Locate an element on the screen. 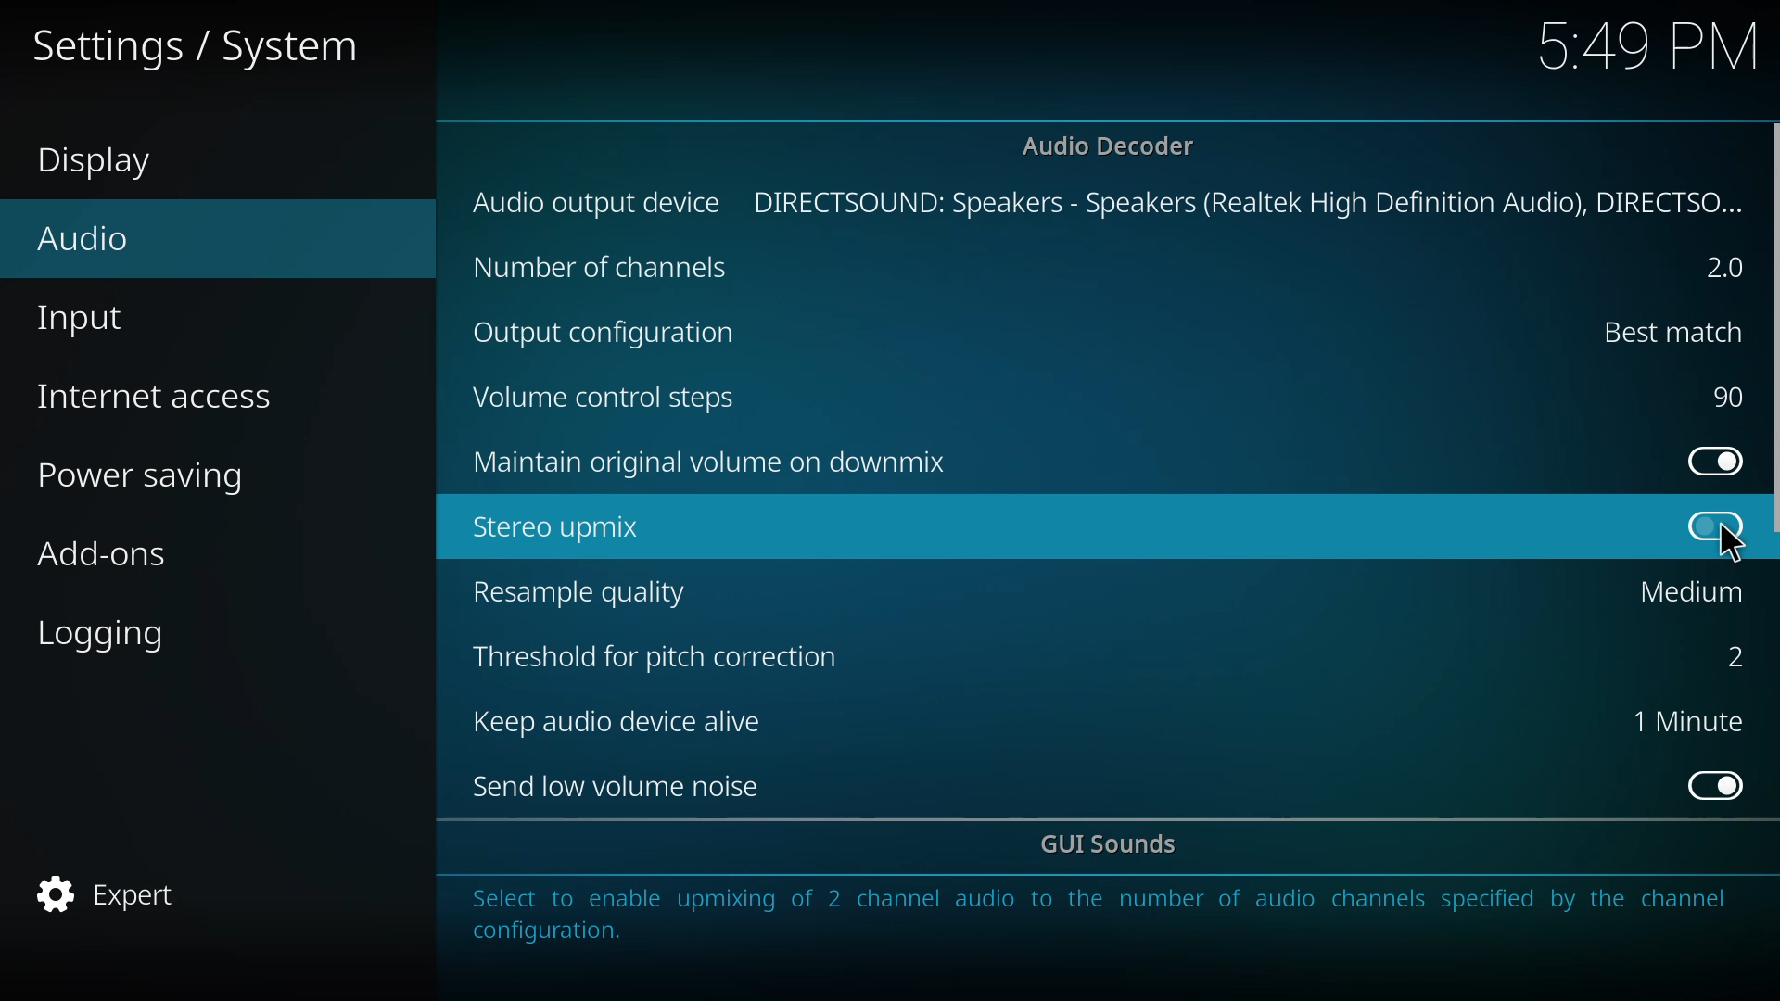  logging is located at coordinates (113, 633).